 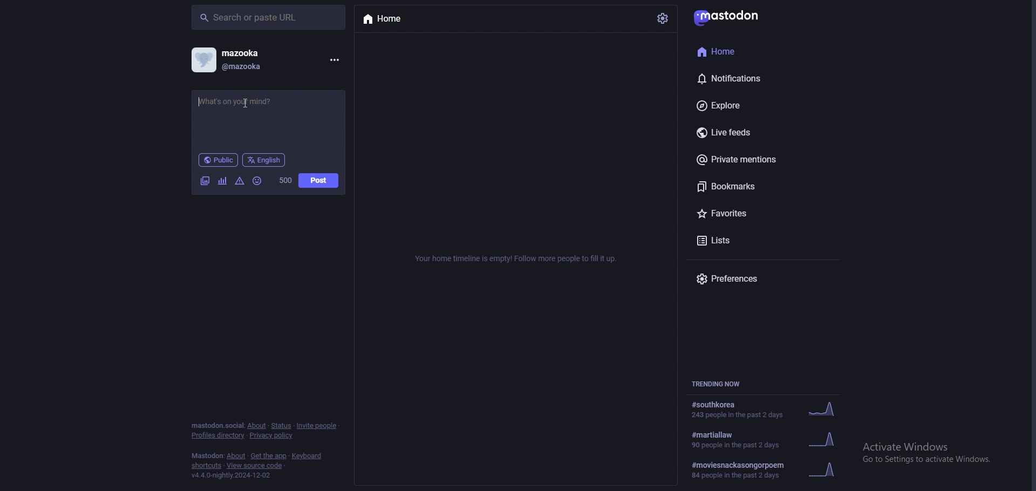 What do you see at coordinates (217, 426) in the screenshot?
I see `mastodon social` at bounding box center [217, 426].